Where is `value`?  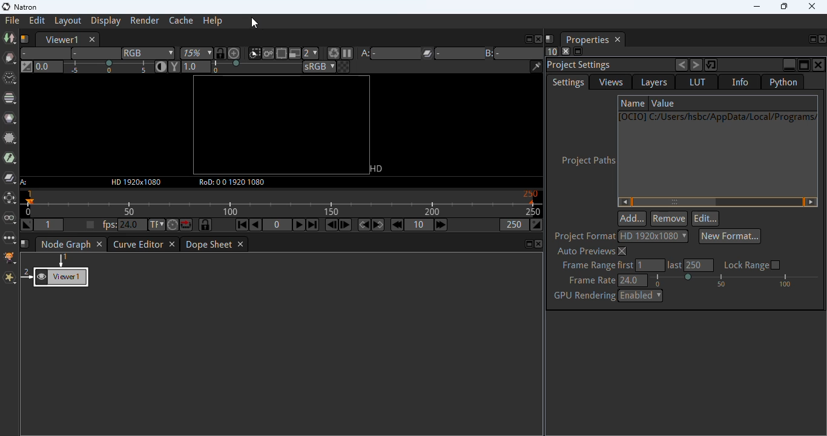
value is located at coordinates (665, 103).